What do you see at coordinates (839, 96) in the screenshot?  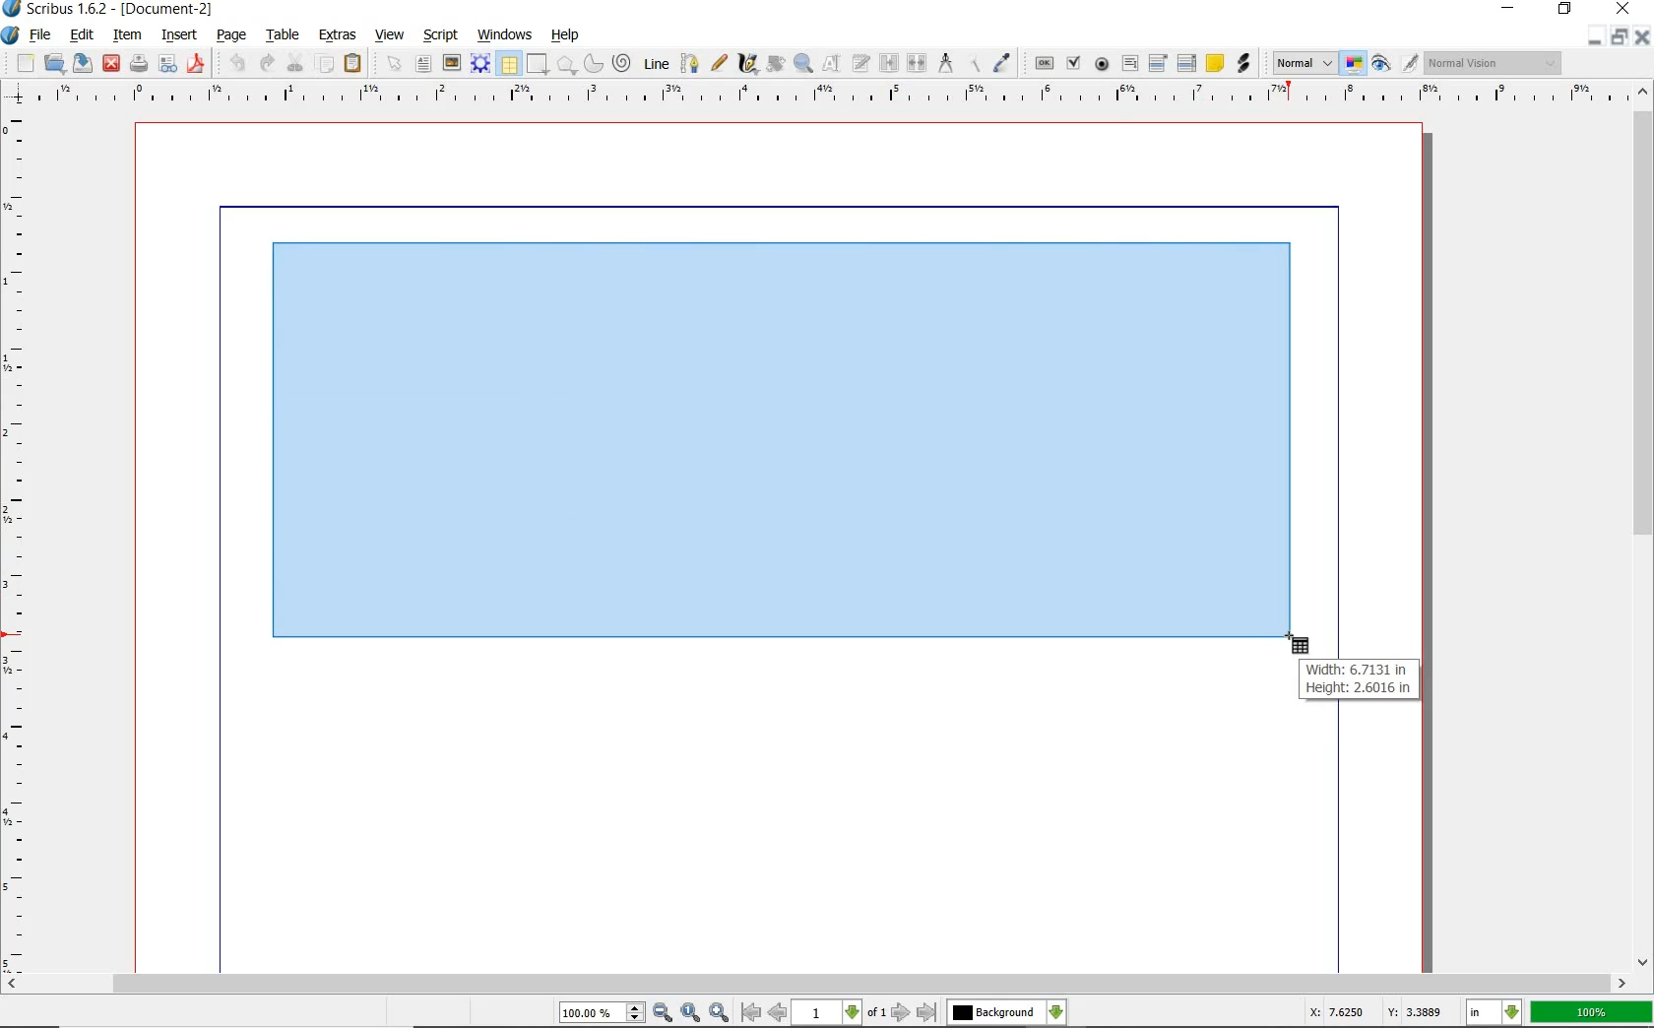 I see `ruler` at bounding box center [839, 96].